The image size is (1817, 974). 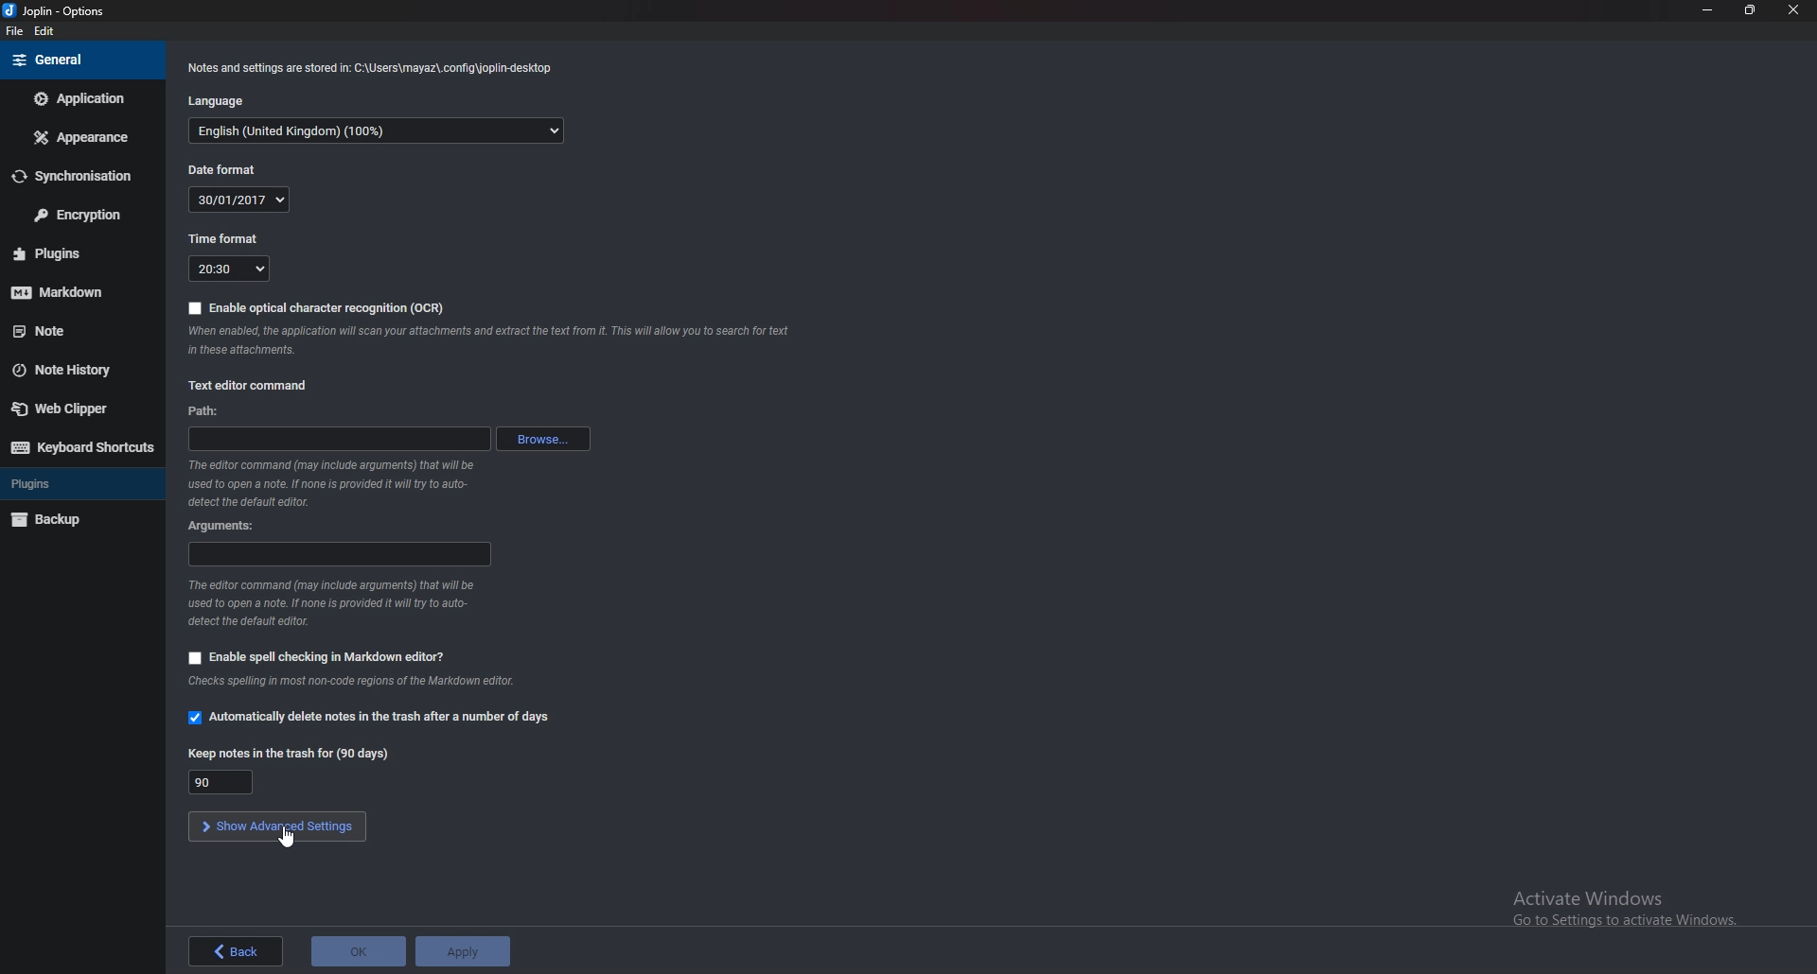 What do you see at coordinates (372, 69) in the screenshot?
I see `notes and settings Info` at bounding box center [372, 69].